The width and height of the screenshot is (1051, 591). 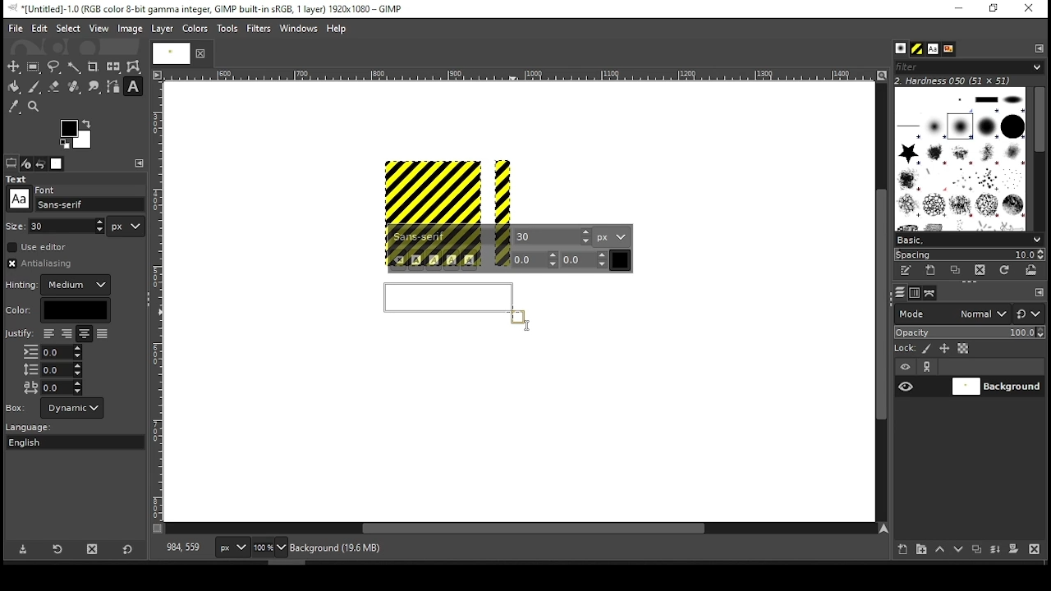 What do you see at coordinates (933, 270) in the screenshot?
I see `create a new brush` at bounding box center [933, 270].